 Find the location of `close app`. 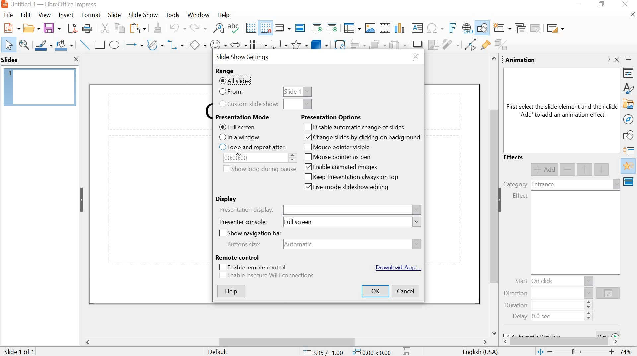

close app is located at coordinates (626, 5).